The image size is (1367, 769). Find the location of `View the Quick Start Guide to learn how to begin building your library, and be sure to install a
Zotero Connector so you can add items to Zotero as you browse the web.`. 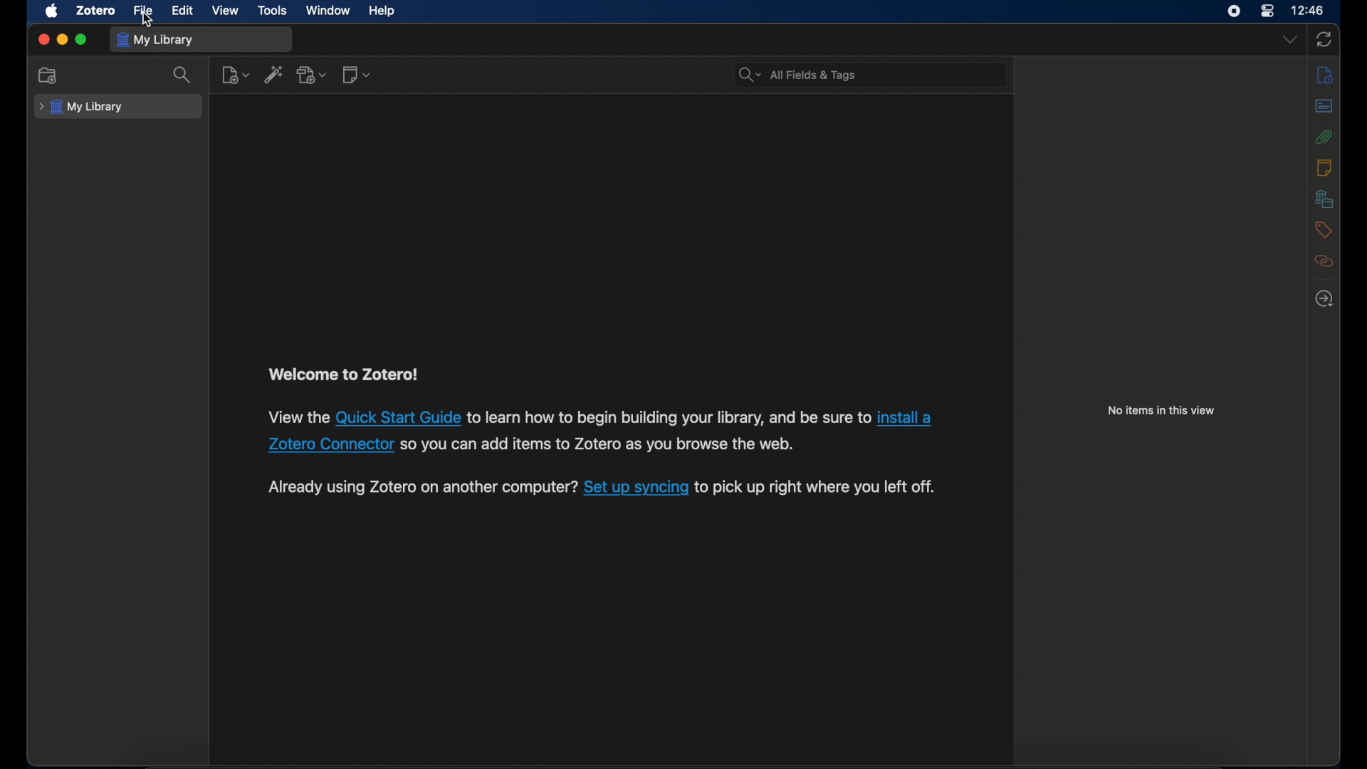

View the Quick Start Guide to learn how to begin building your library, and be sure to install a
Zotero Connector so you can add items to Zotero as you browse the web. is located at coordinates (612, 430).